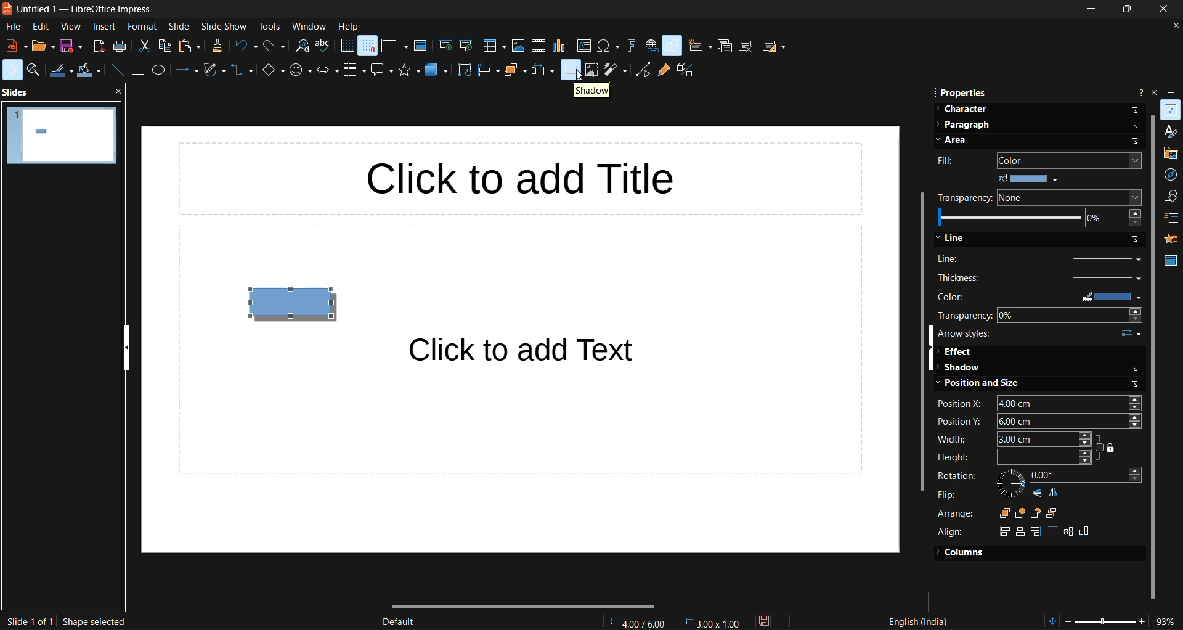 This screenshot has height=630, width=1183. I want to click on slide, so click(181, 27).